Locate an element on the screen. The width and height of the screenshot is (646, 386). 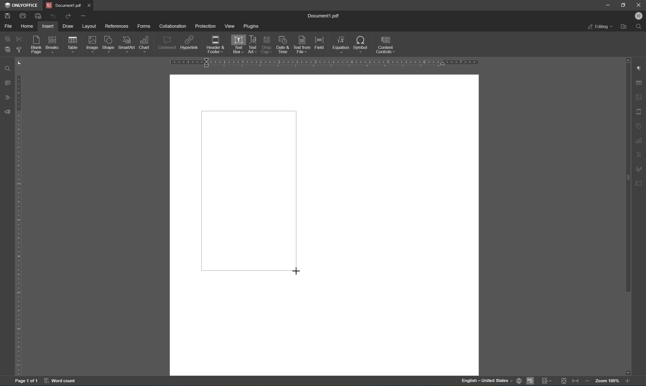
Find is located at coordinates (638, 27).